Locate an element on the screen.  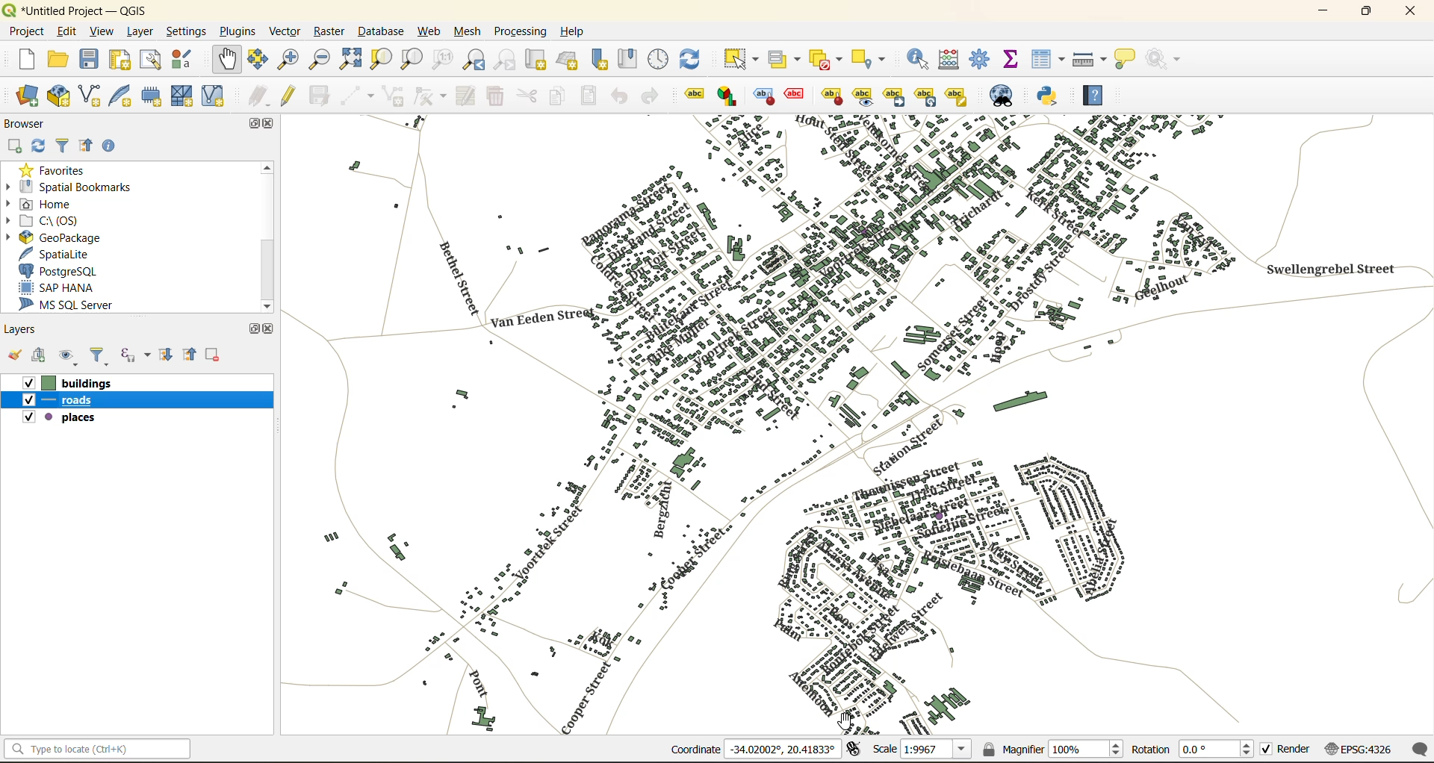
measure line is located at coordinates (1090, 60).